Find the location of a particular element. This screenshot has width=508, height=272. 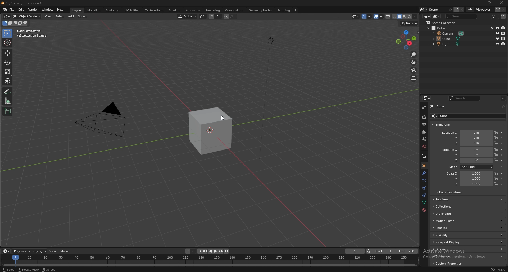

hide in viewport is located at coordinates (497, 28).